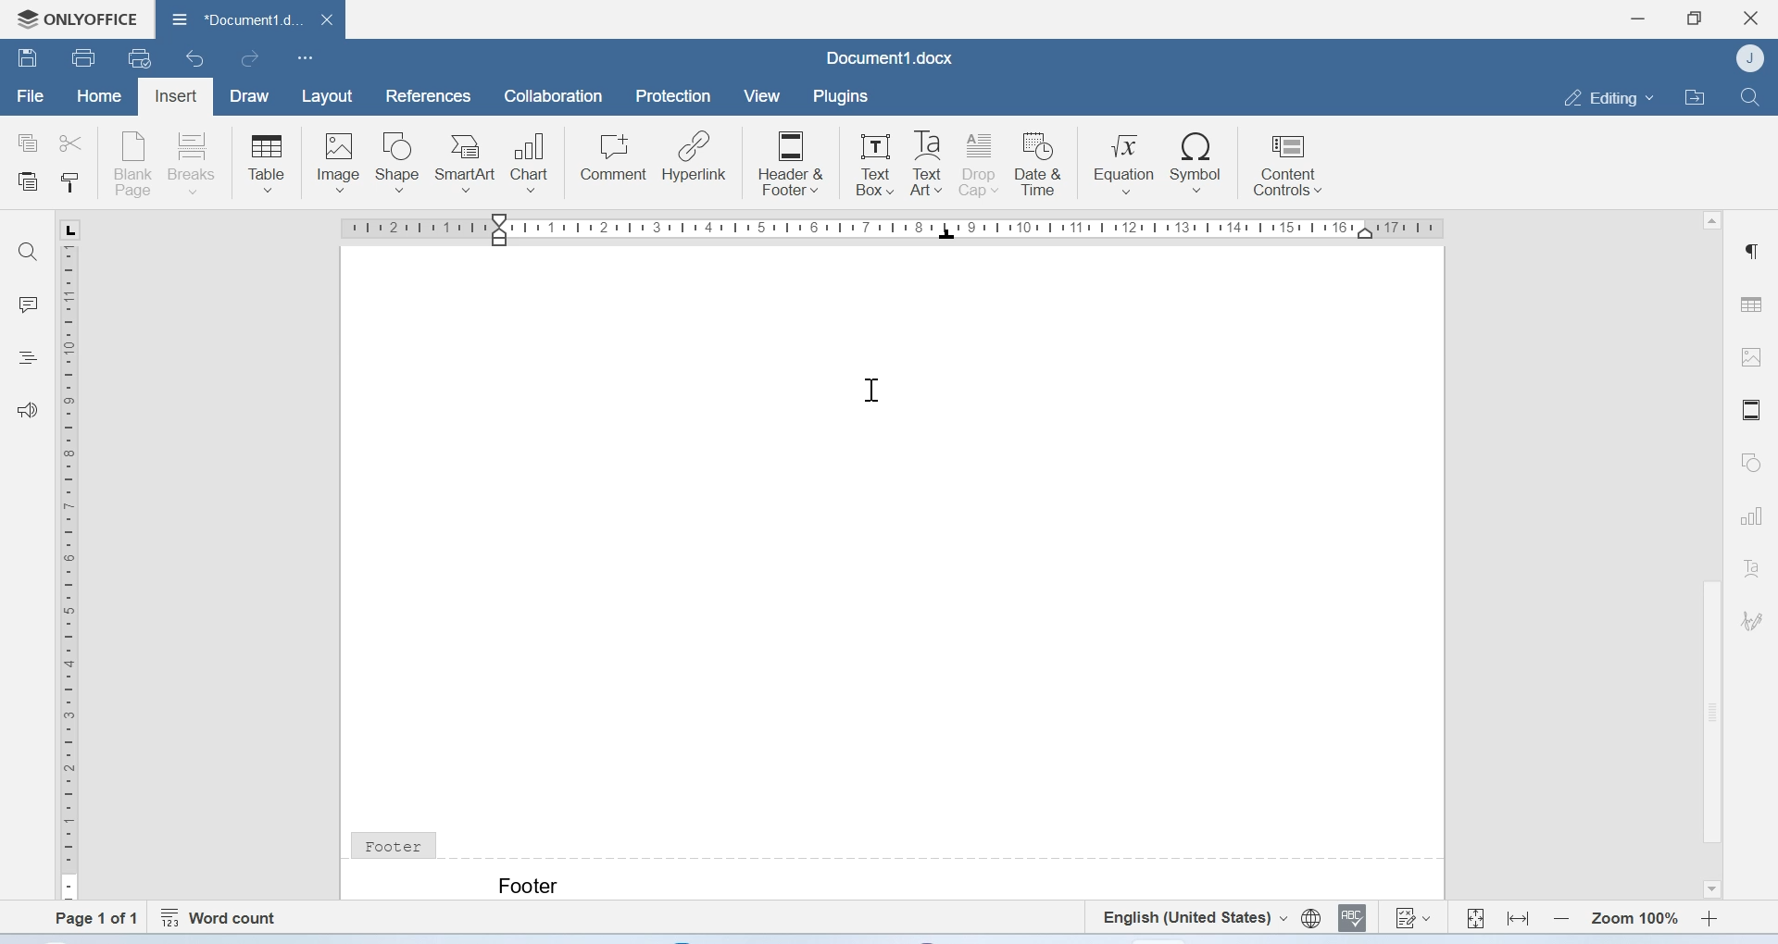  What do you see at coordinates (1286, 167) in the screenshot?
I see `Content controls` at bounding box center [1286, 167].